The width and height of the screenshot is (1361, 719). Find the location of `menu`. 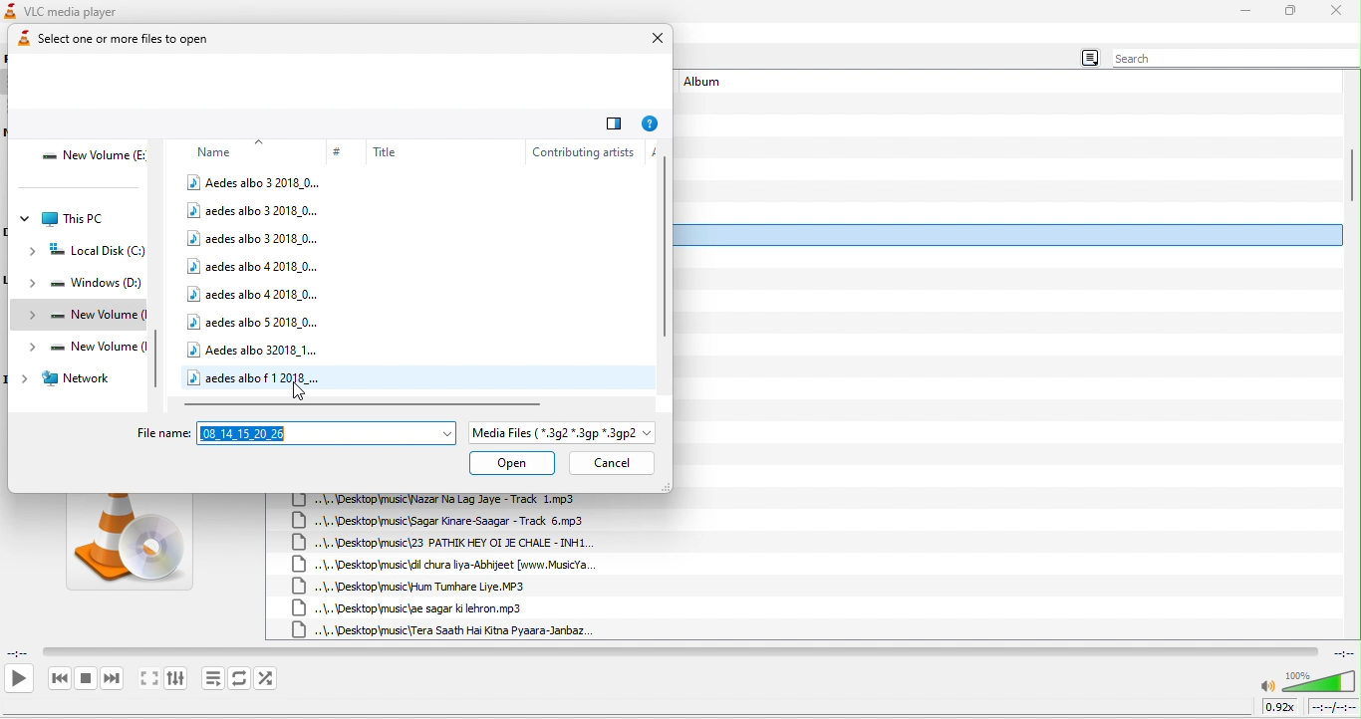

menu is located at coordinates (1088, 59).